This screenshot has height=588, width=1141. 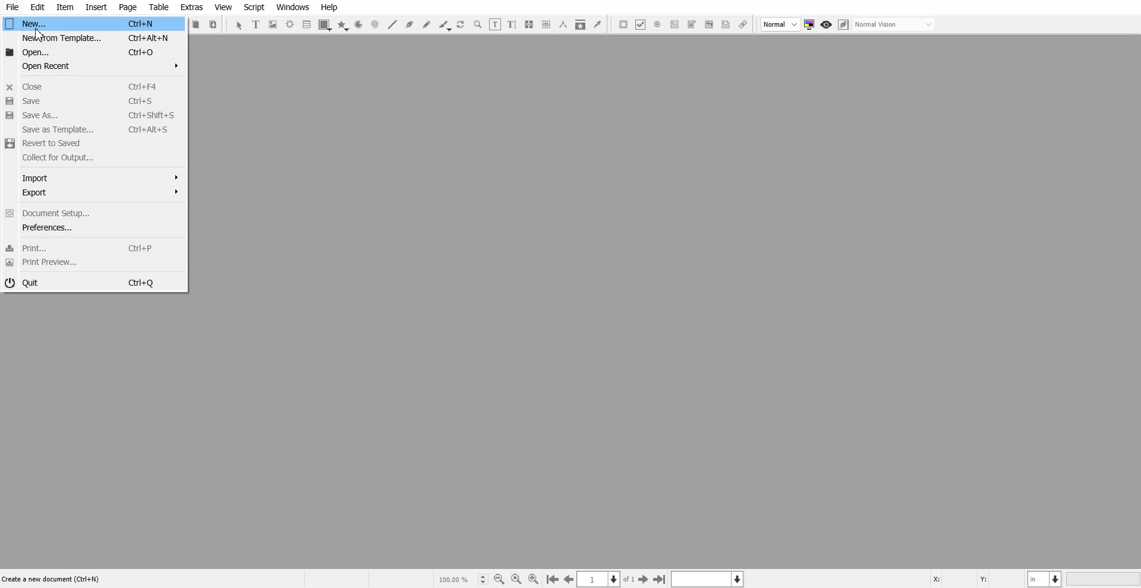 What do you see at coordinates (462, 25) in the screenshot?
I see `Rotate Item` at bounding box center [462, 25].